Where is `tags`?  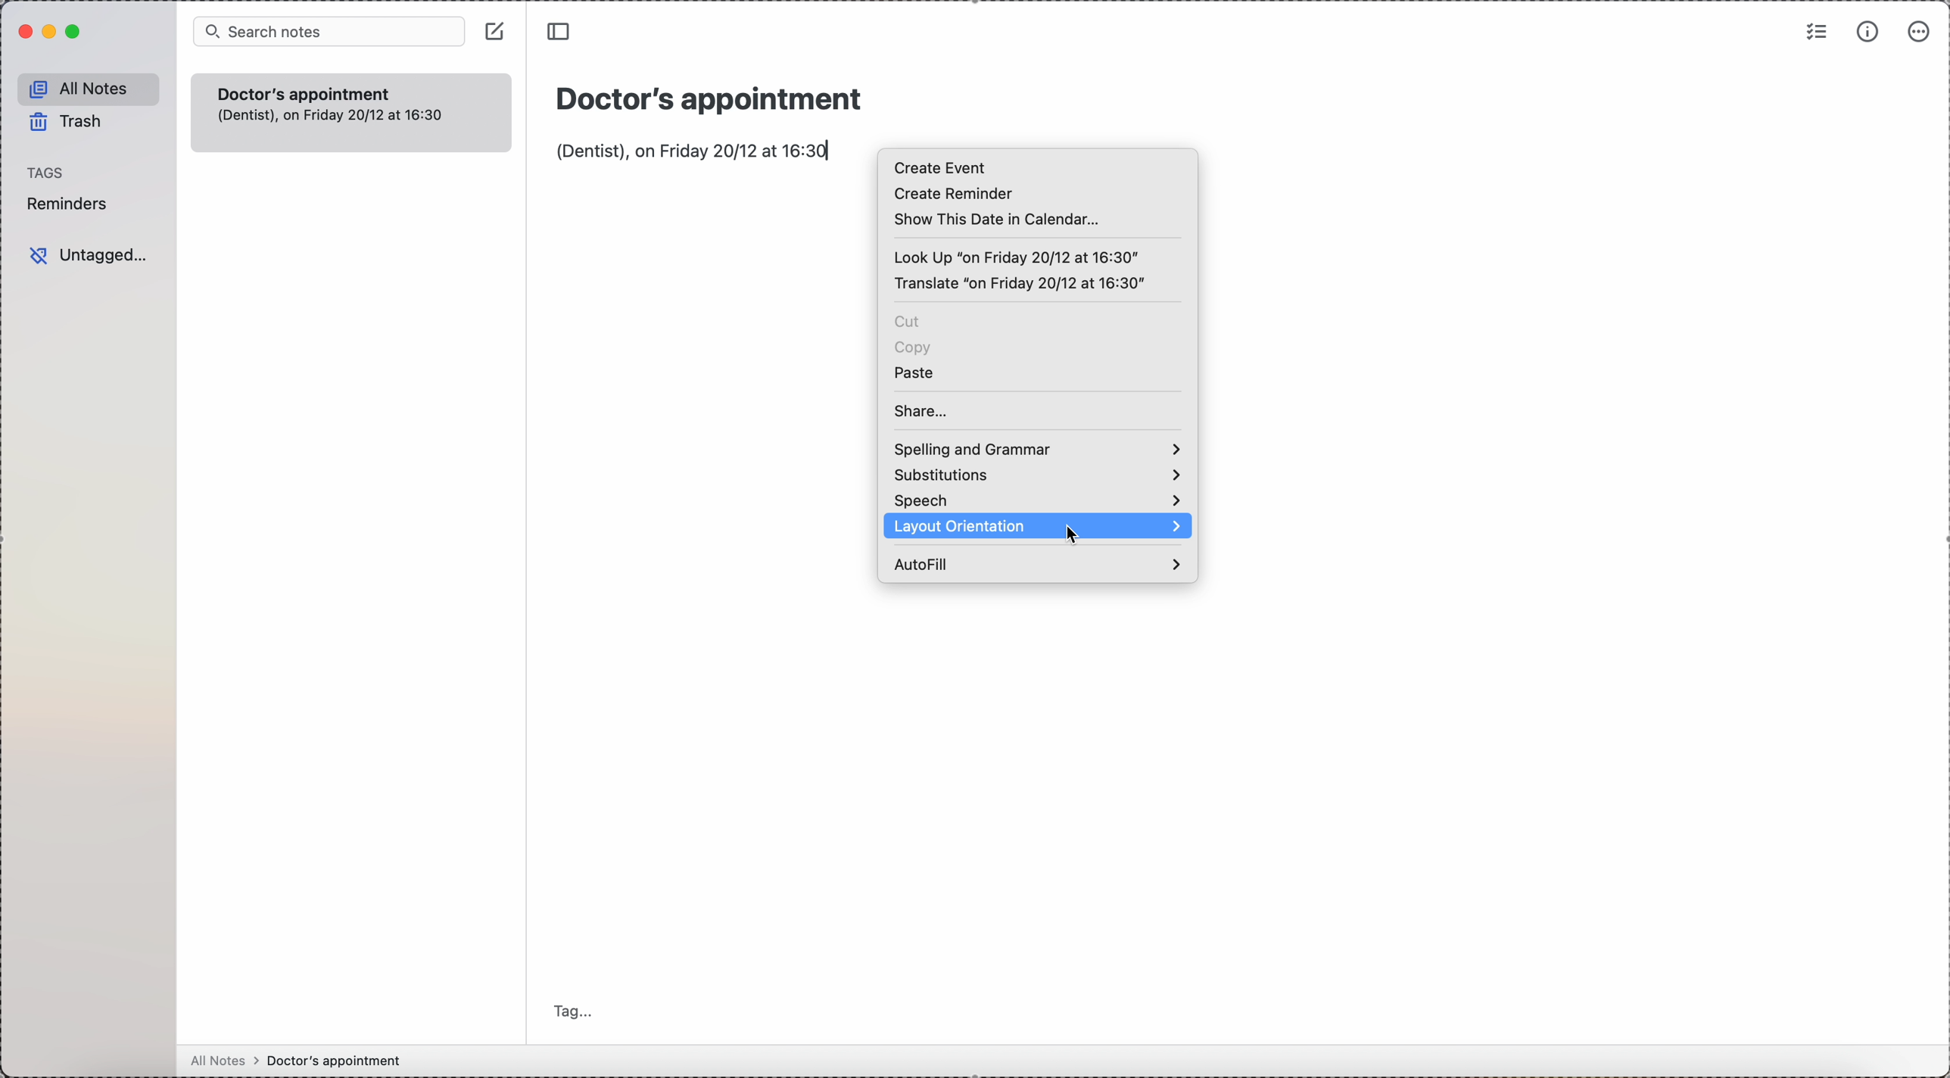 tags is located at coordinates (44, 173).